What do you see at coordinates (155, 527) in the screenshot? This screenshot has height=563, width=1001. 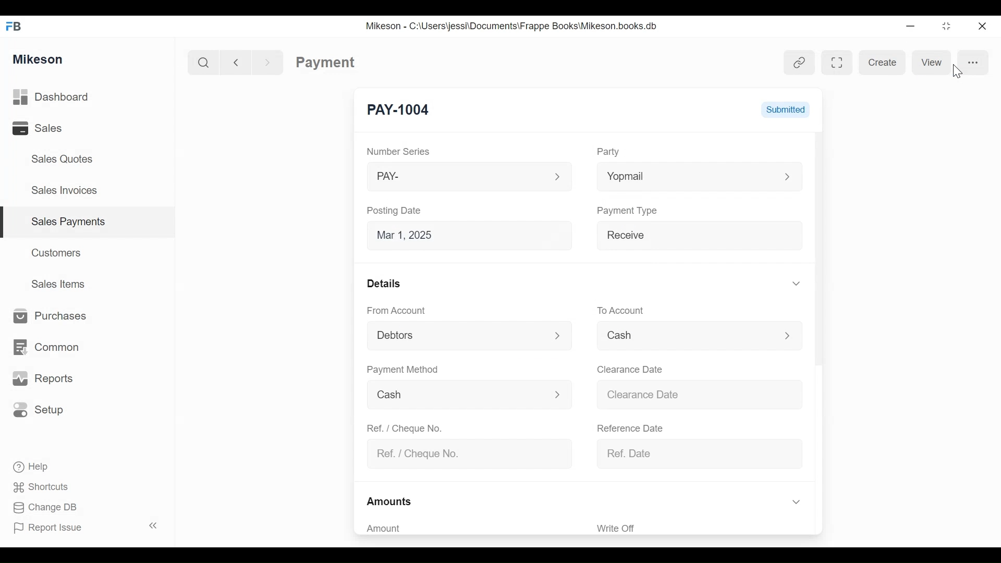 I see `Collapse` at bounding box center [155, 527].